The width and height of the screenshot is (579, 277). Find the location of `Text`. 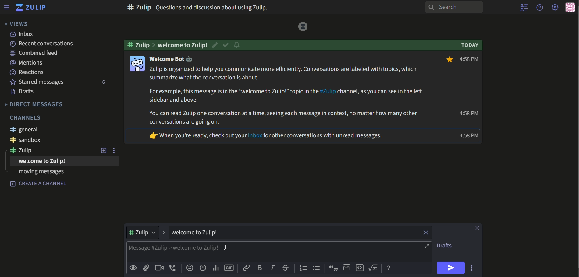

Text is located at coordinates (39, 184).